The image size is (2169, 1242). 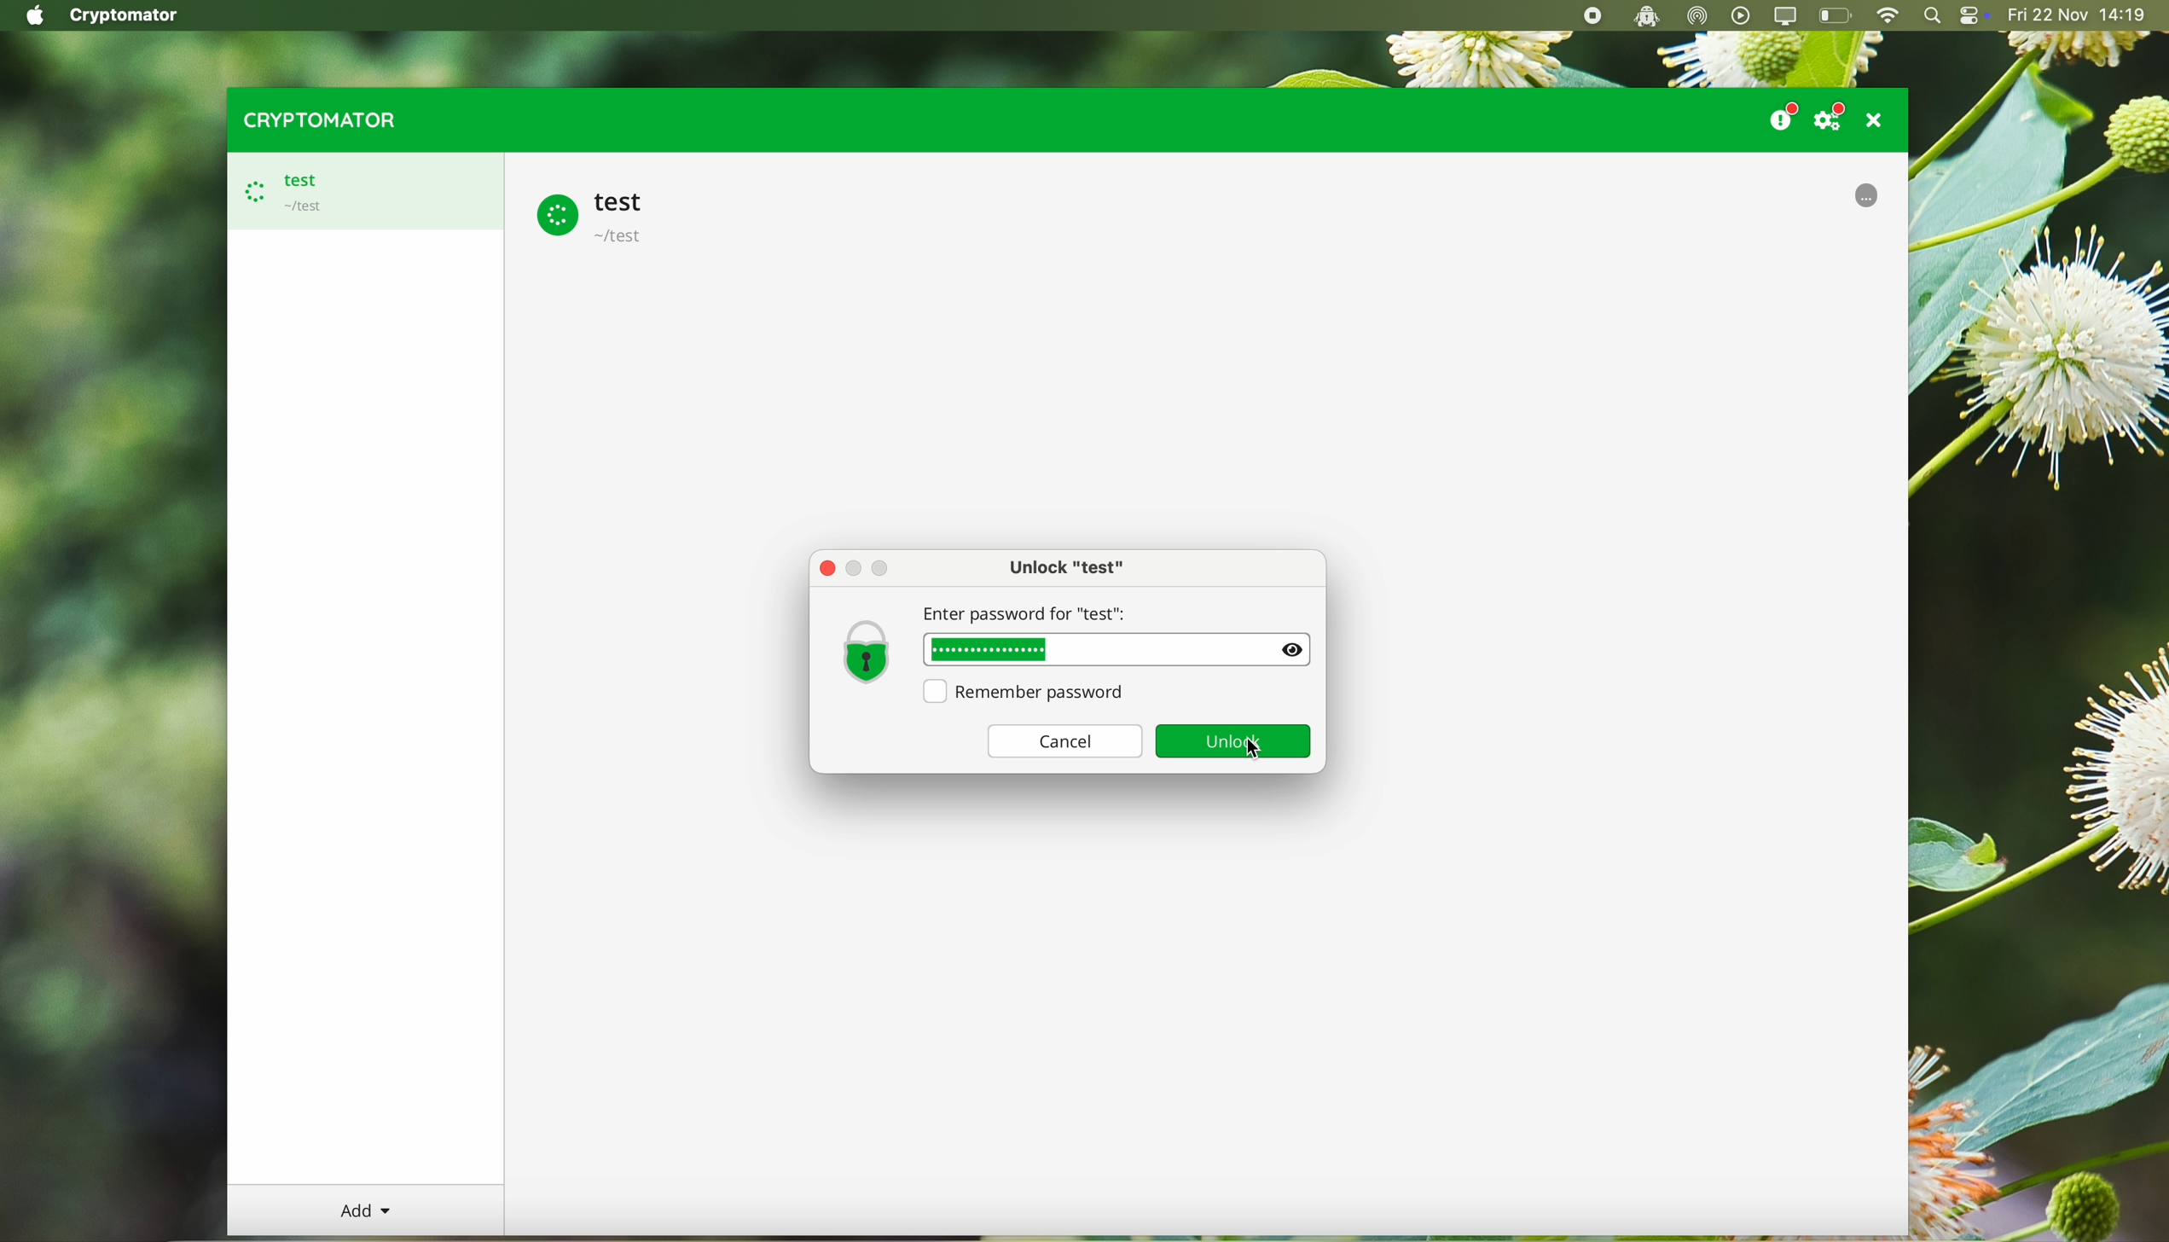 I want to click on donate, so click(x=1781, y=113).